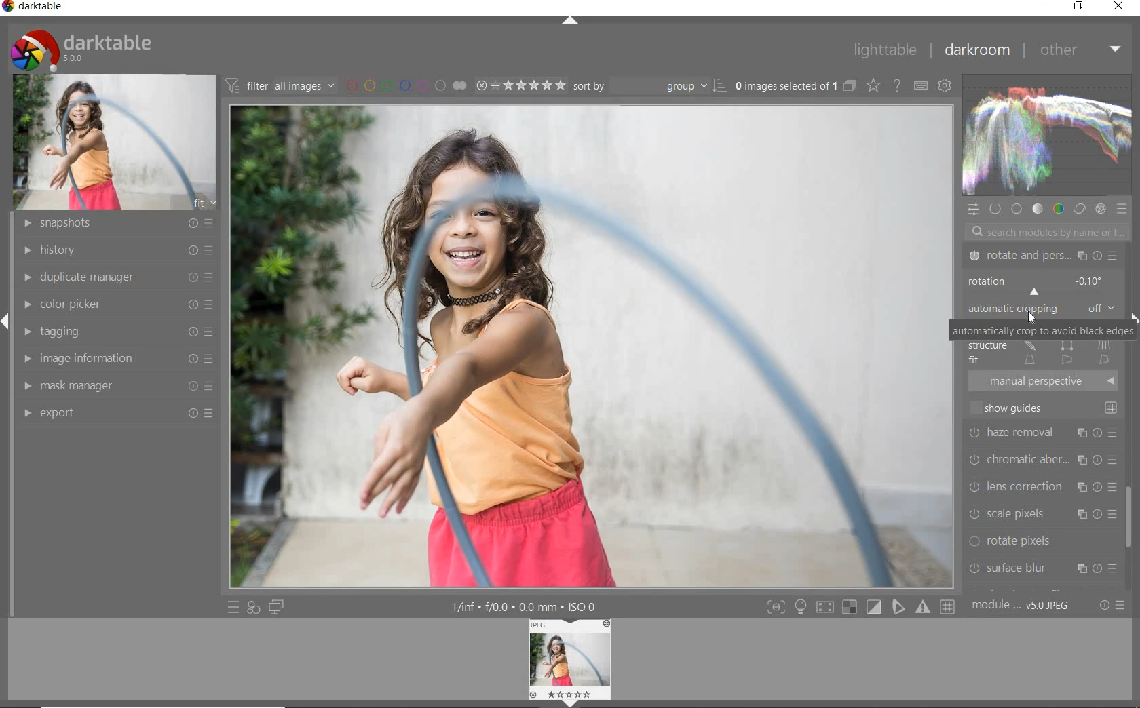  What do you see at coordinates (1044, 432) in the screenshot?
I see `haze removal` at bounding box center [1044, 432].